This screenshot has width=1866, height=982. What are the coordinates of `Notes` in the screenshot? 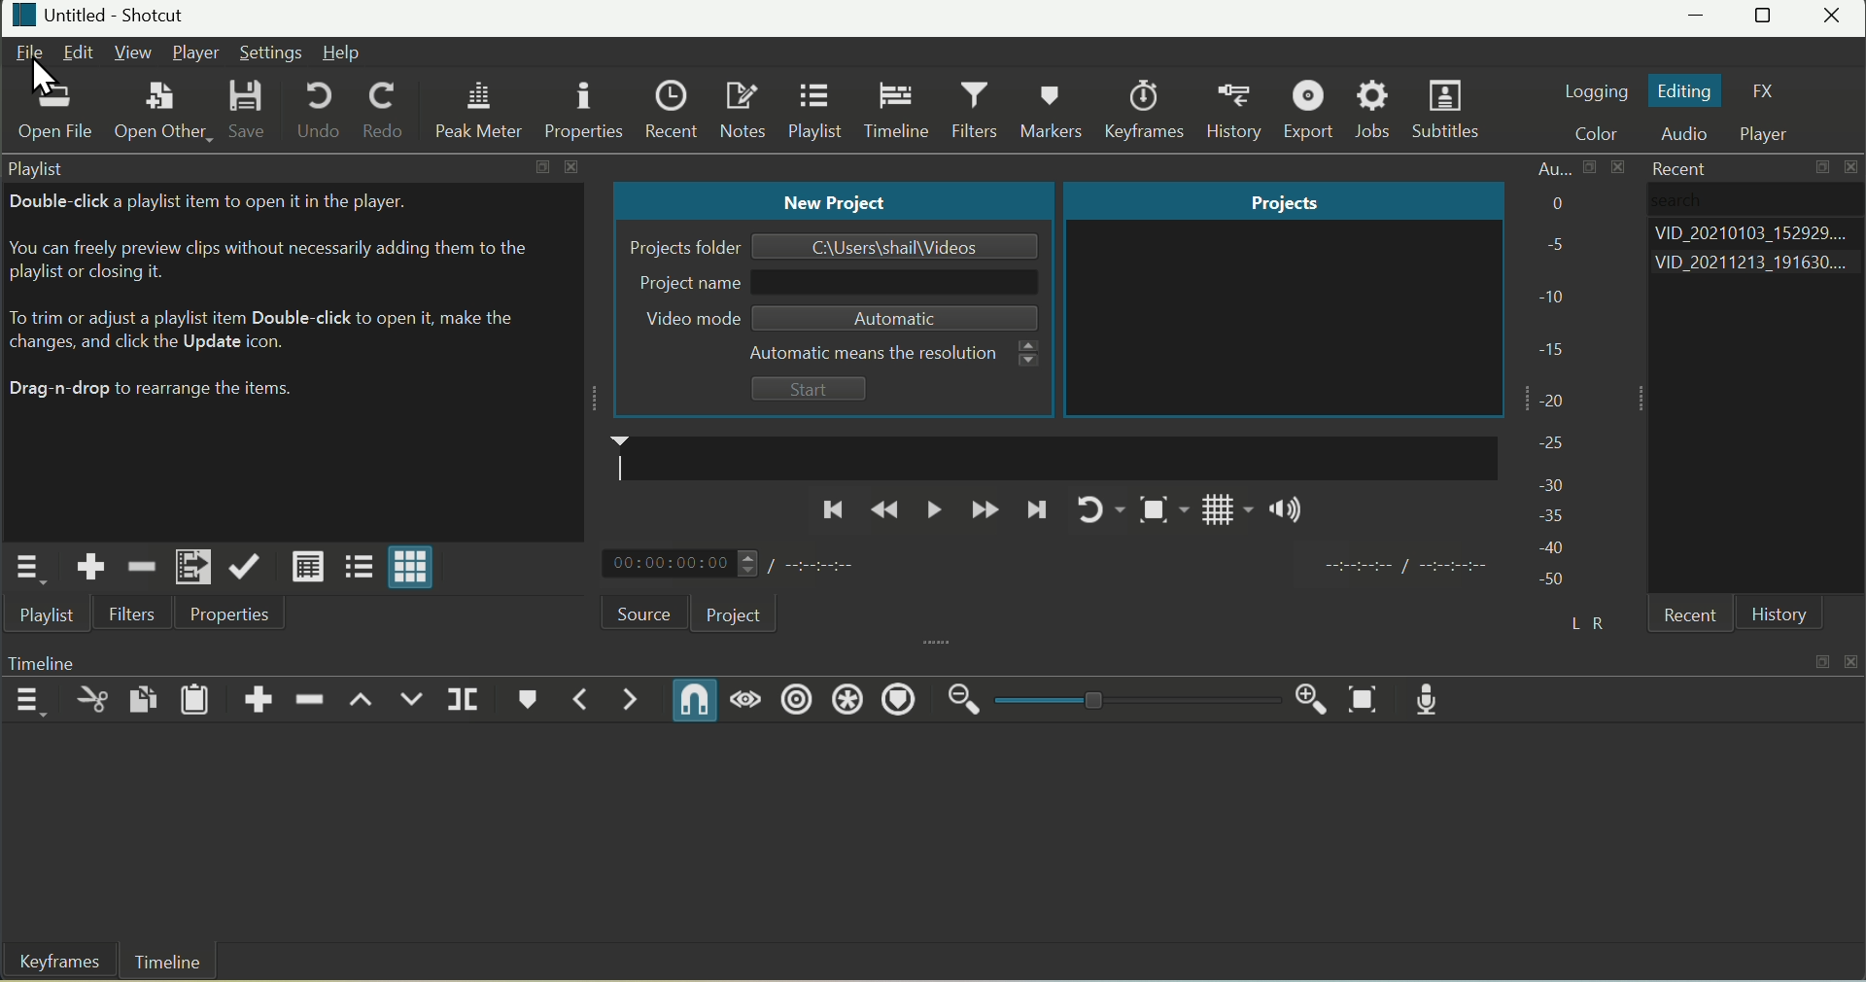 It's located at (743, 109).